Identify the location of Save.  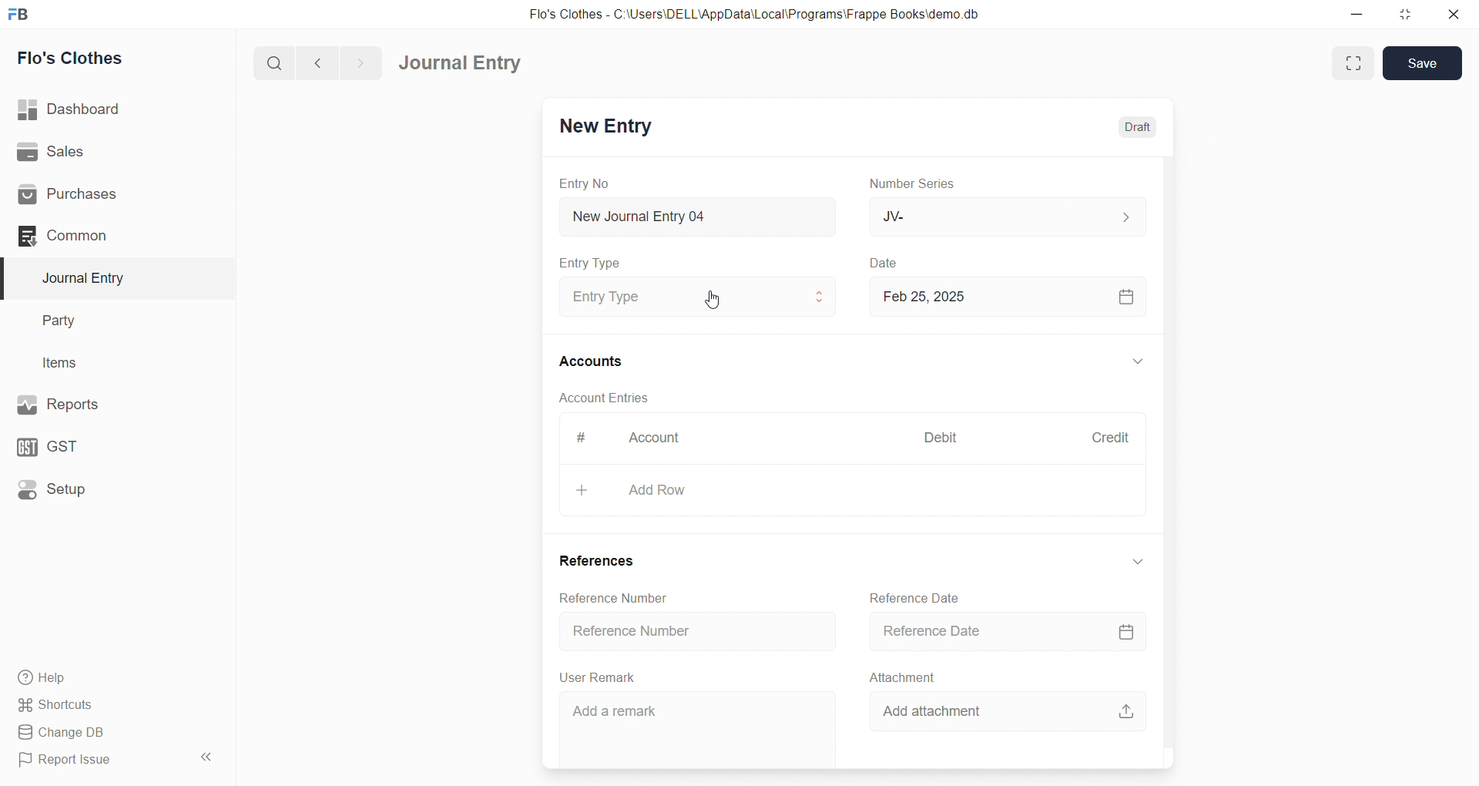
(1424, 64).